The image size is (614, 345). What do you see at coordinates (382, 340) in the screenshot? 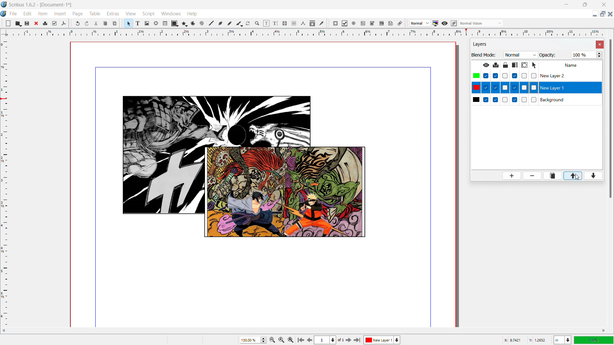
I see `layer 1 selected` at bounding box center [382, 340].